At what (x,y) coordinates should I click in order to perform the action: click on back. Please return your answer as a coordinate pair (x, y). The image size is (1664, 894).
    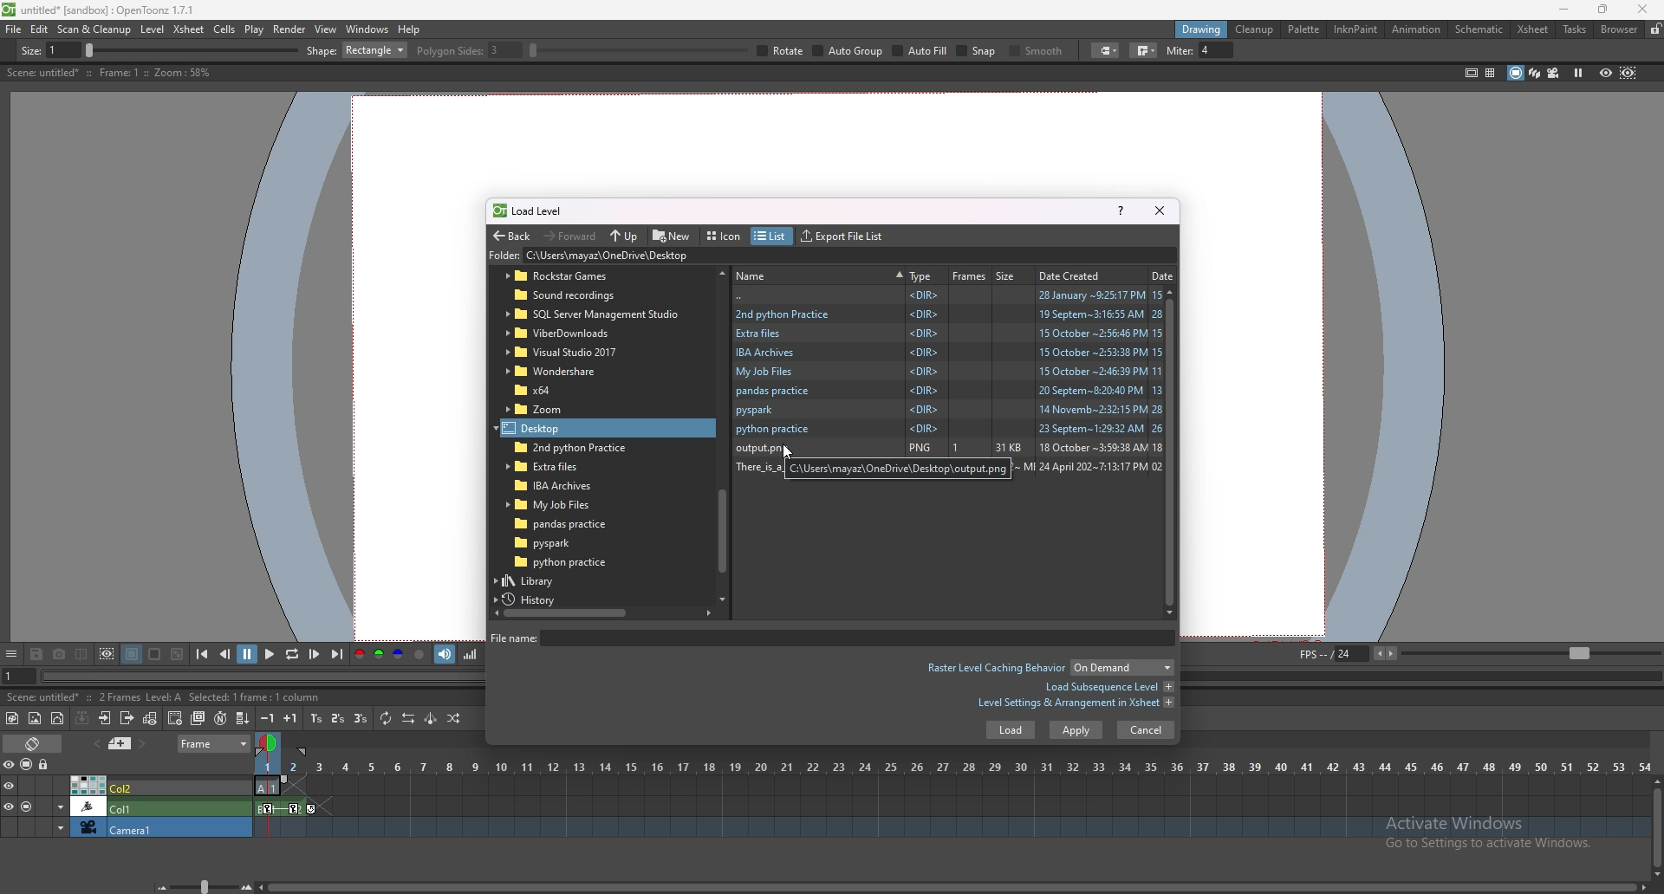
    Looking at the image, I should click on (511, 236).